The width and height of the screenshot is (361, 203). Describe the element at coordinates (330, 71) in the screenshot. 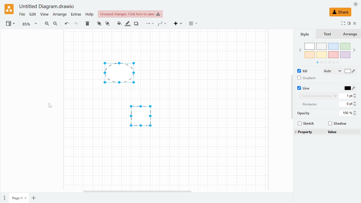

I see `Fill style` at that location.